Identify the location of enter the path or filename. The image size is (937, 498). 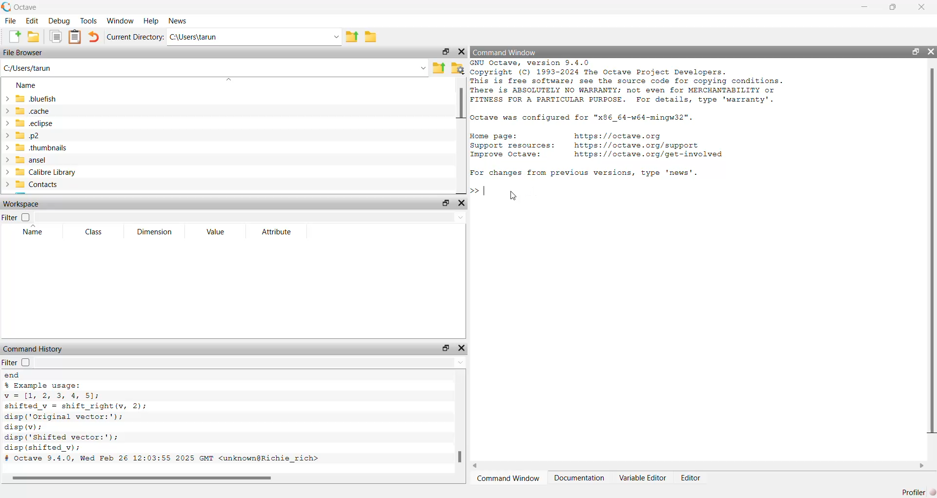
(214, 68).